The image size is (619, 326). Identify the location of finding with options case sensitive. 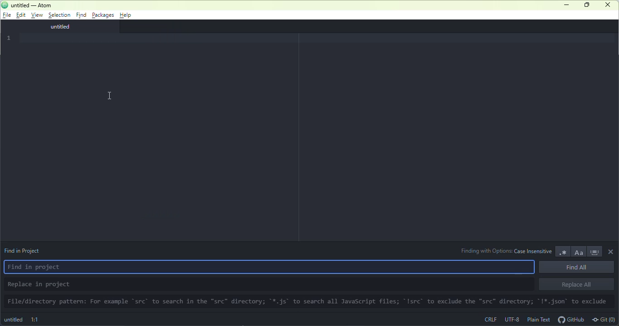
(506, 250).